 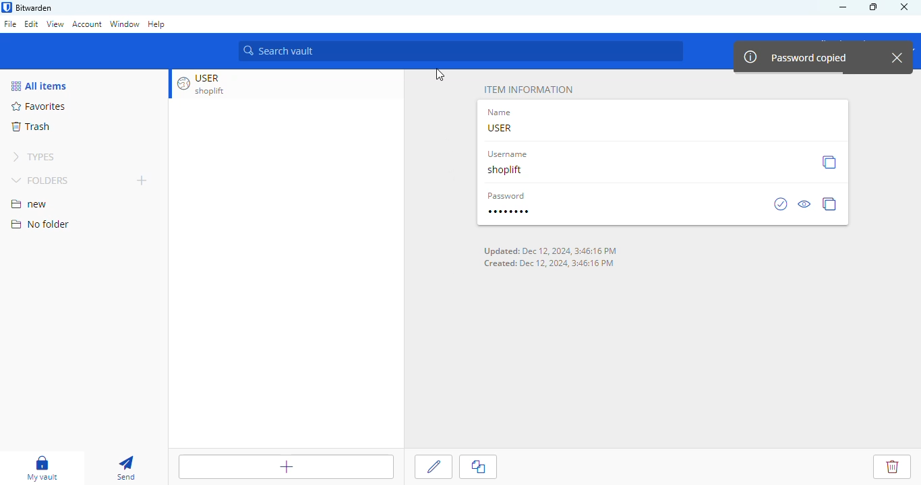 What do you see at coordinates (903, 7) in the screenshot?
I see `close` at bounding box center [903, 7].